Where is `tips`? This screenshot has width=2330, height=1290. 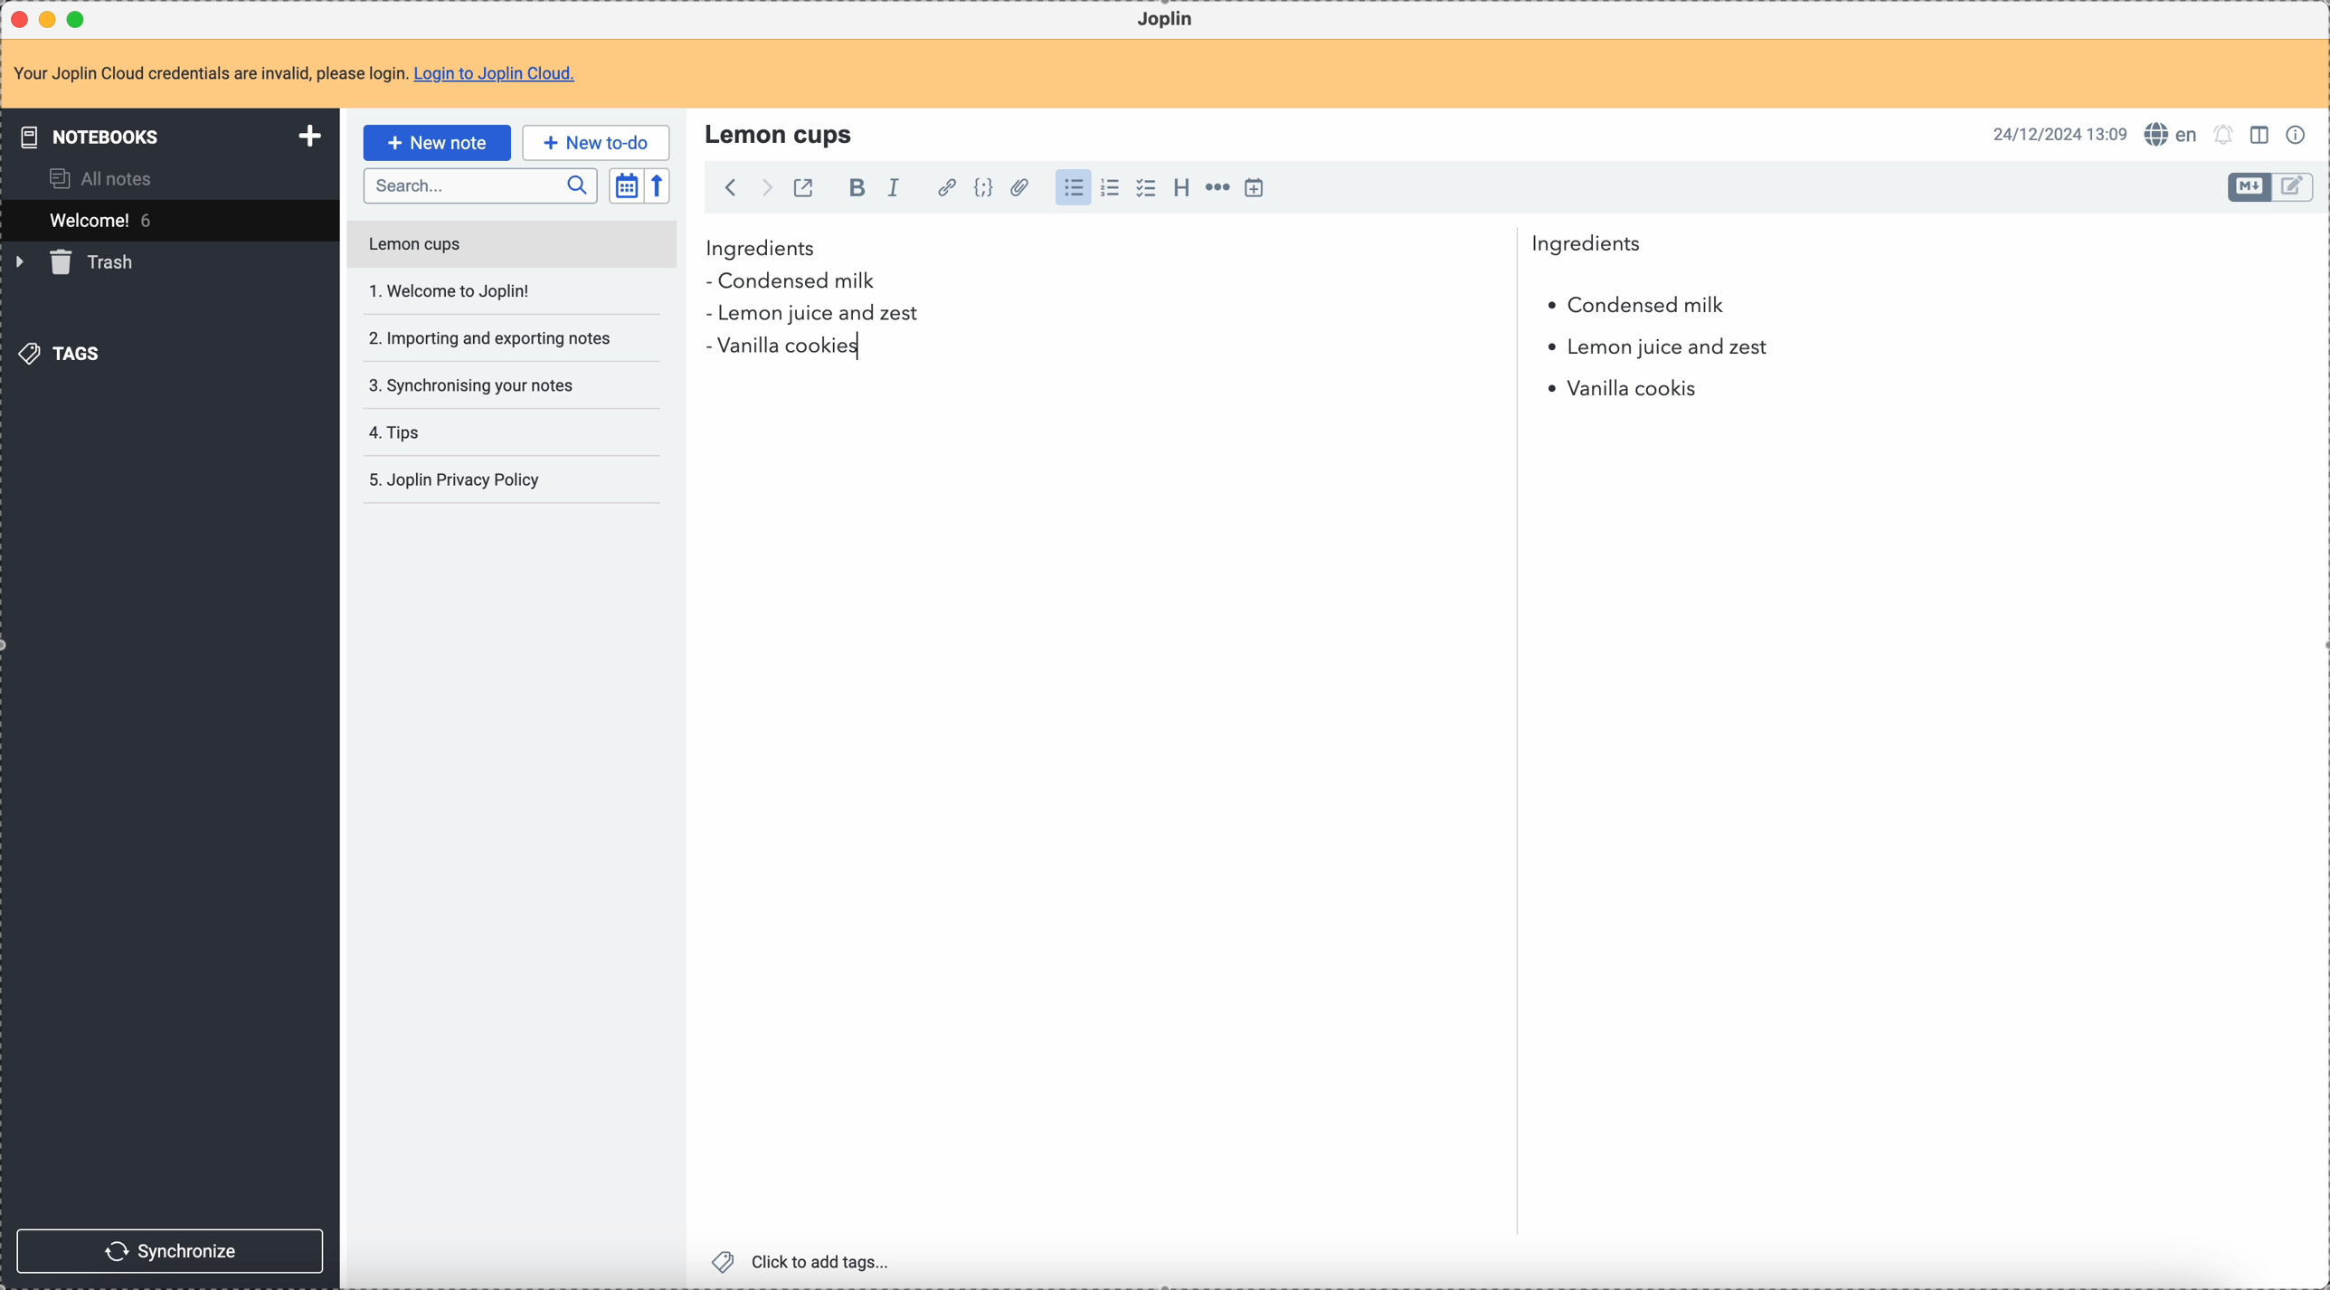
tips is located at coordinates (398, 434).